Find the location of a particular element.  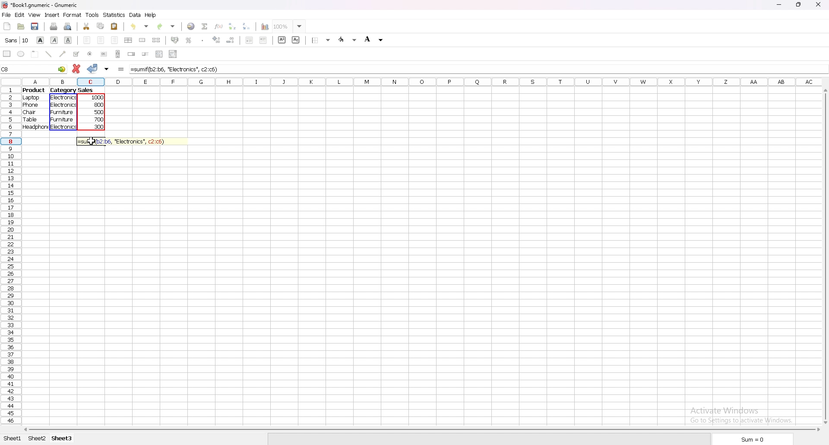

700 is located at coordinates (101, 120).